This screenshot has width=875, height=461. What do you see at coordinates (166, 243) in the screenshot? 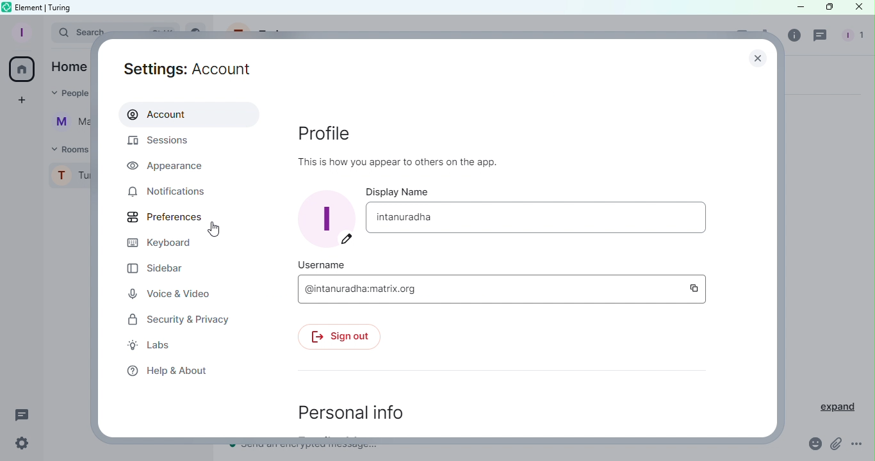
I see `Keyboard` at bounding box center [166, 243].